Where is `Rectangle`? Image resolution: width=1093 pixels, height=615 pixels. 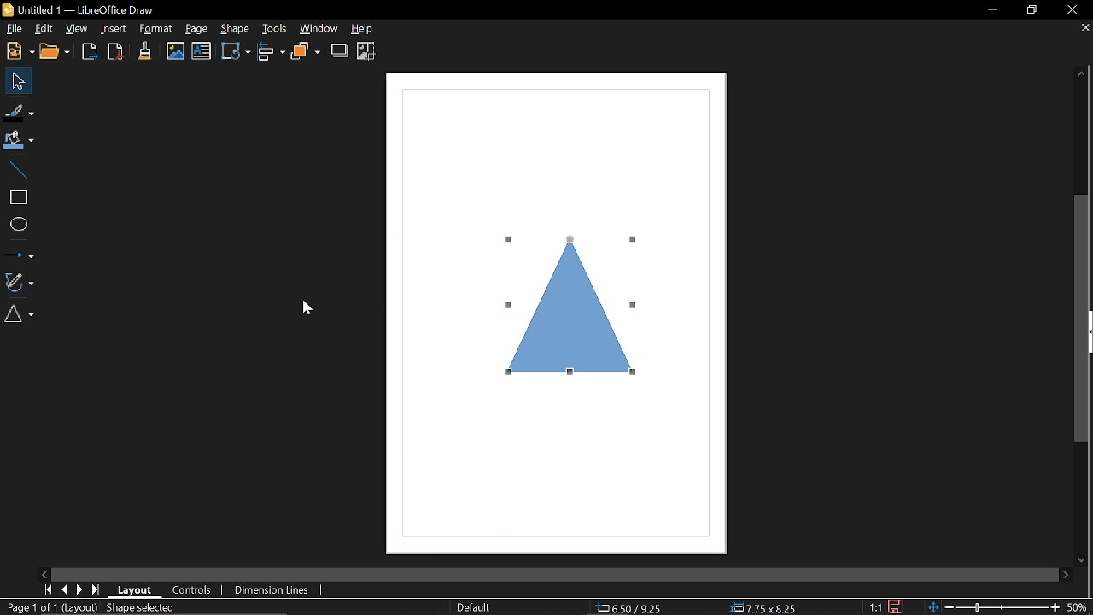 Rectangle is located at coordinates (17, 197).